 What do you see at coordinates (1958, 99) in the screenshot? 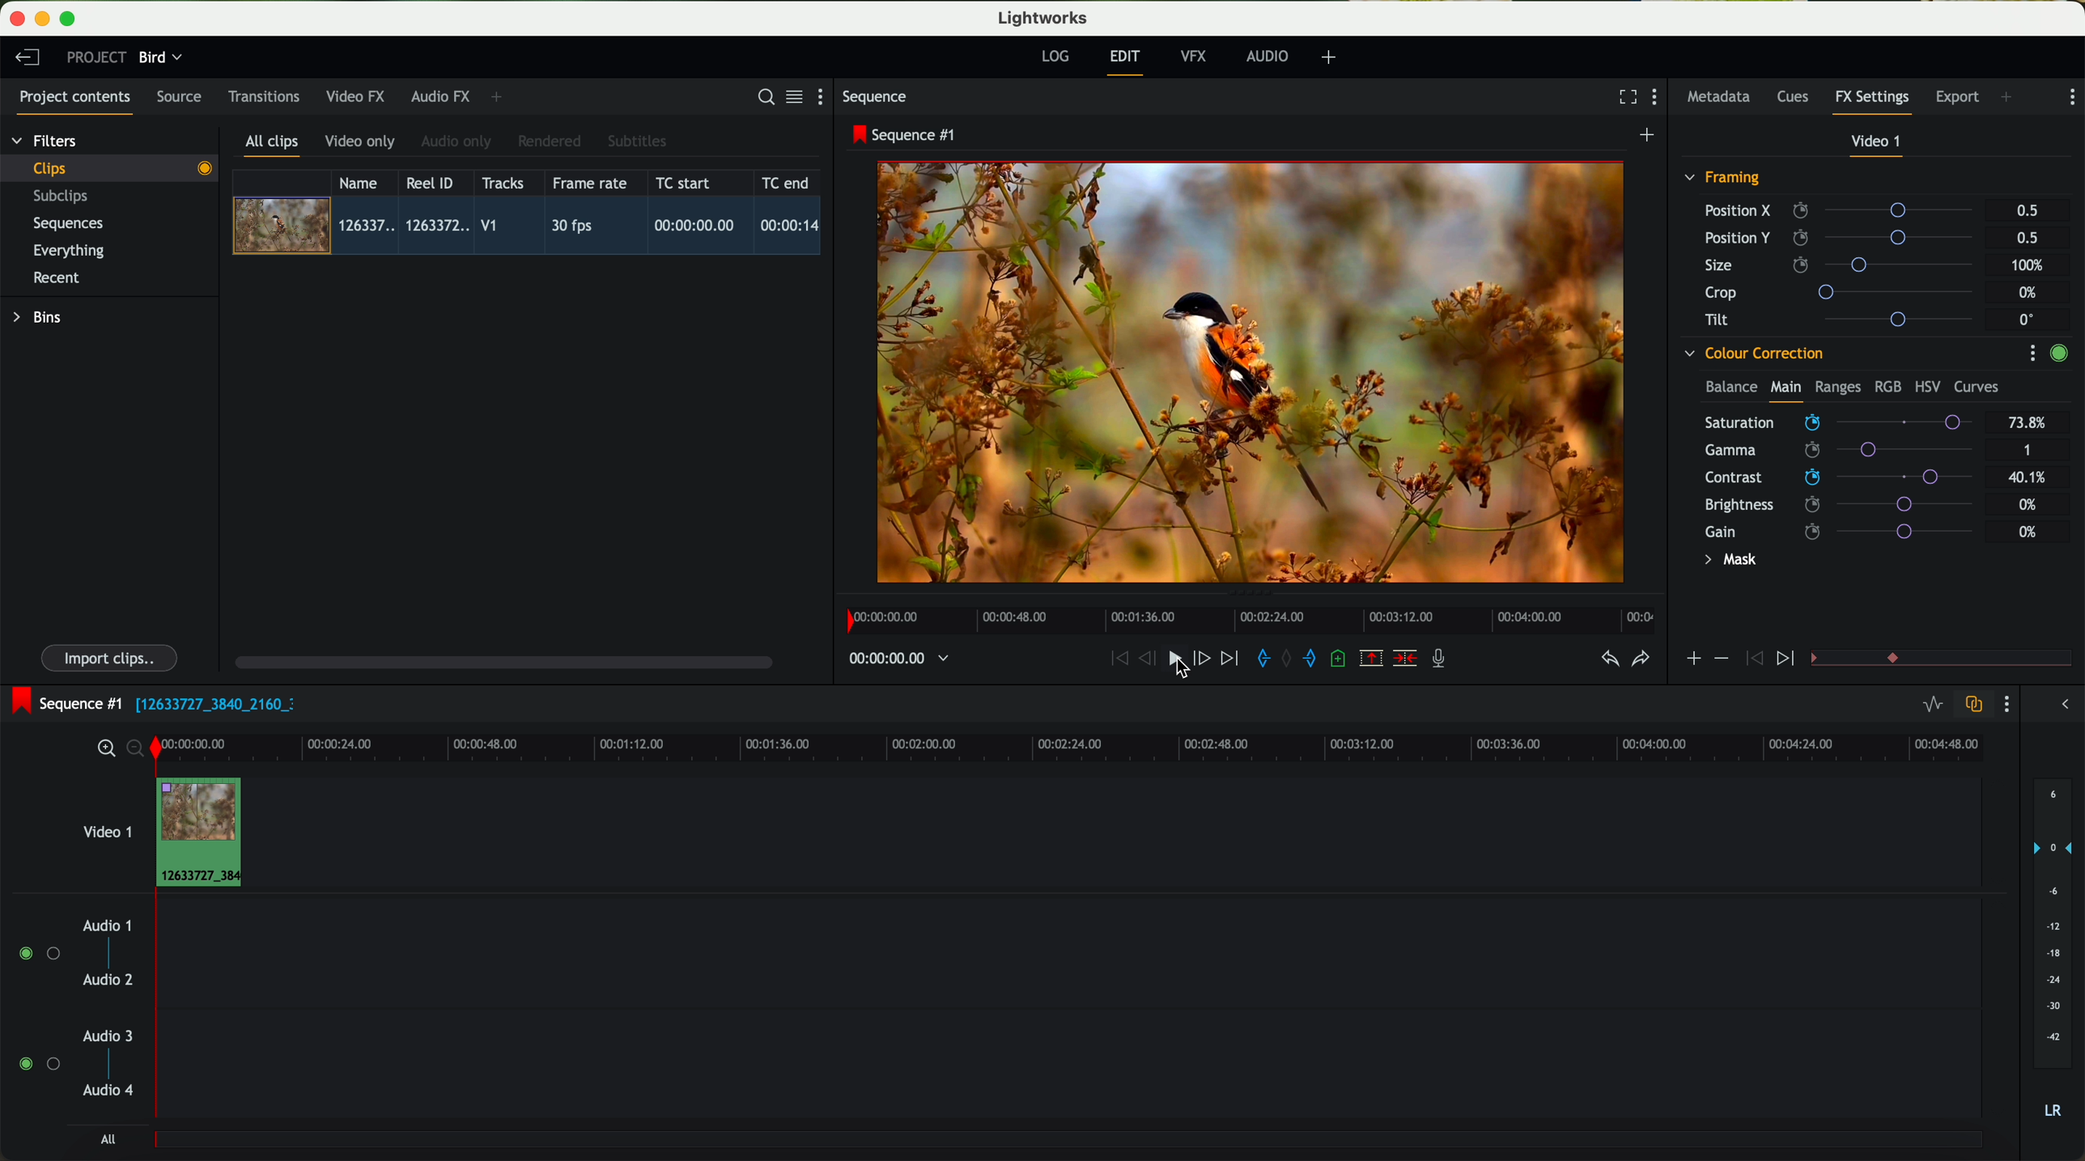
I see `export` at bounding box center [1958, 99].